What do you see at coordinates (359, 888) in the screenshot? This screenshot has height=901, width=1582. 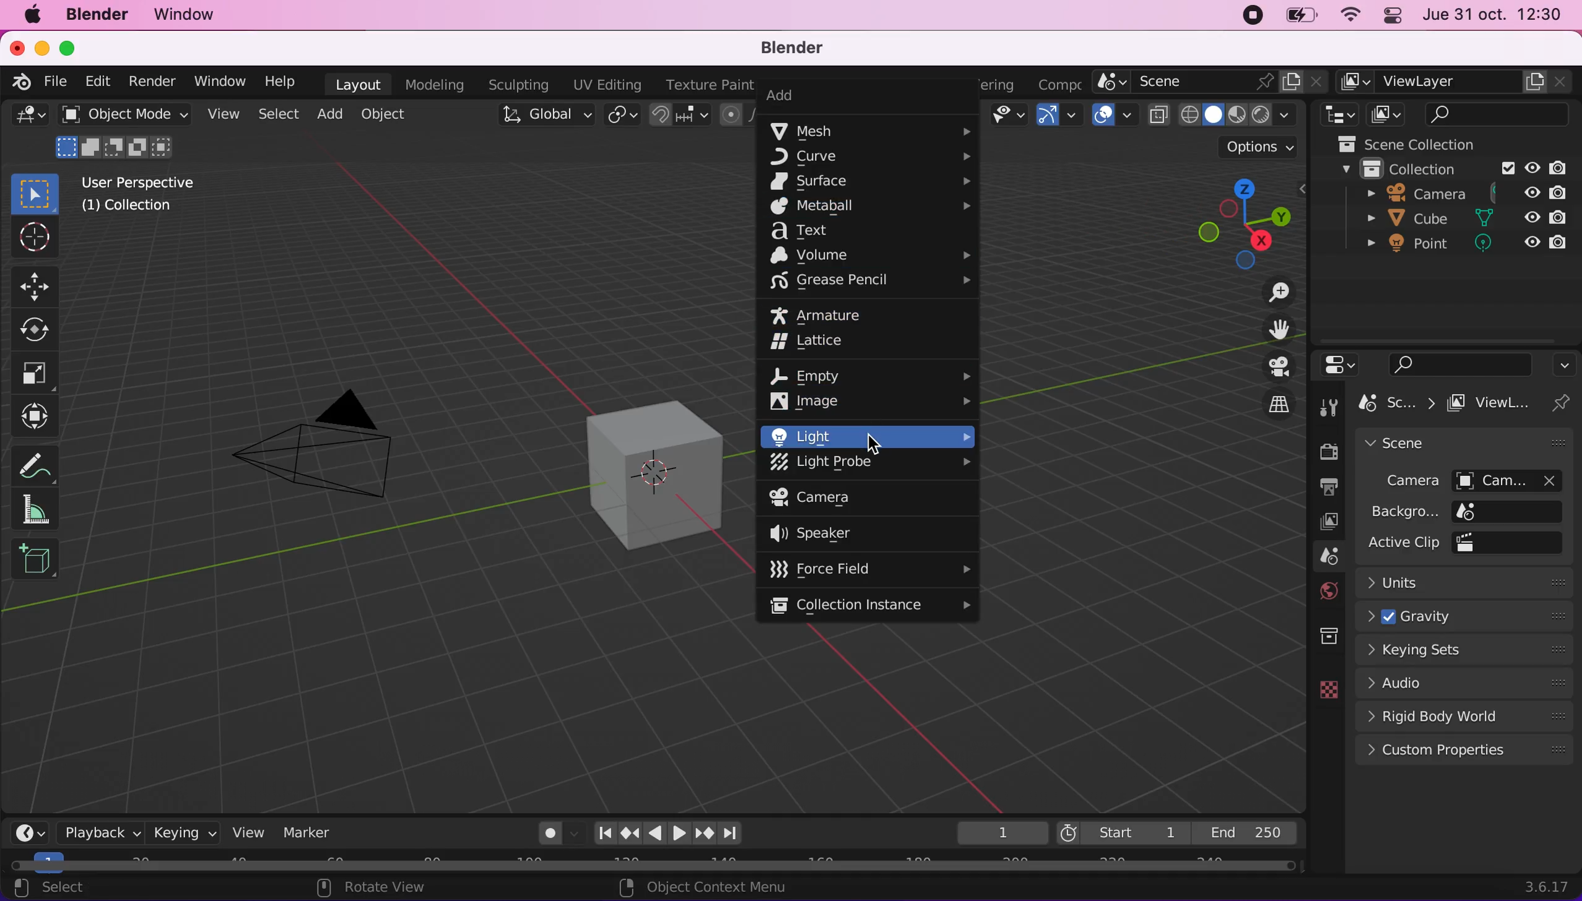 I see `pan view` at bounding box center [359, 888].